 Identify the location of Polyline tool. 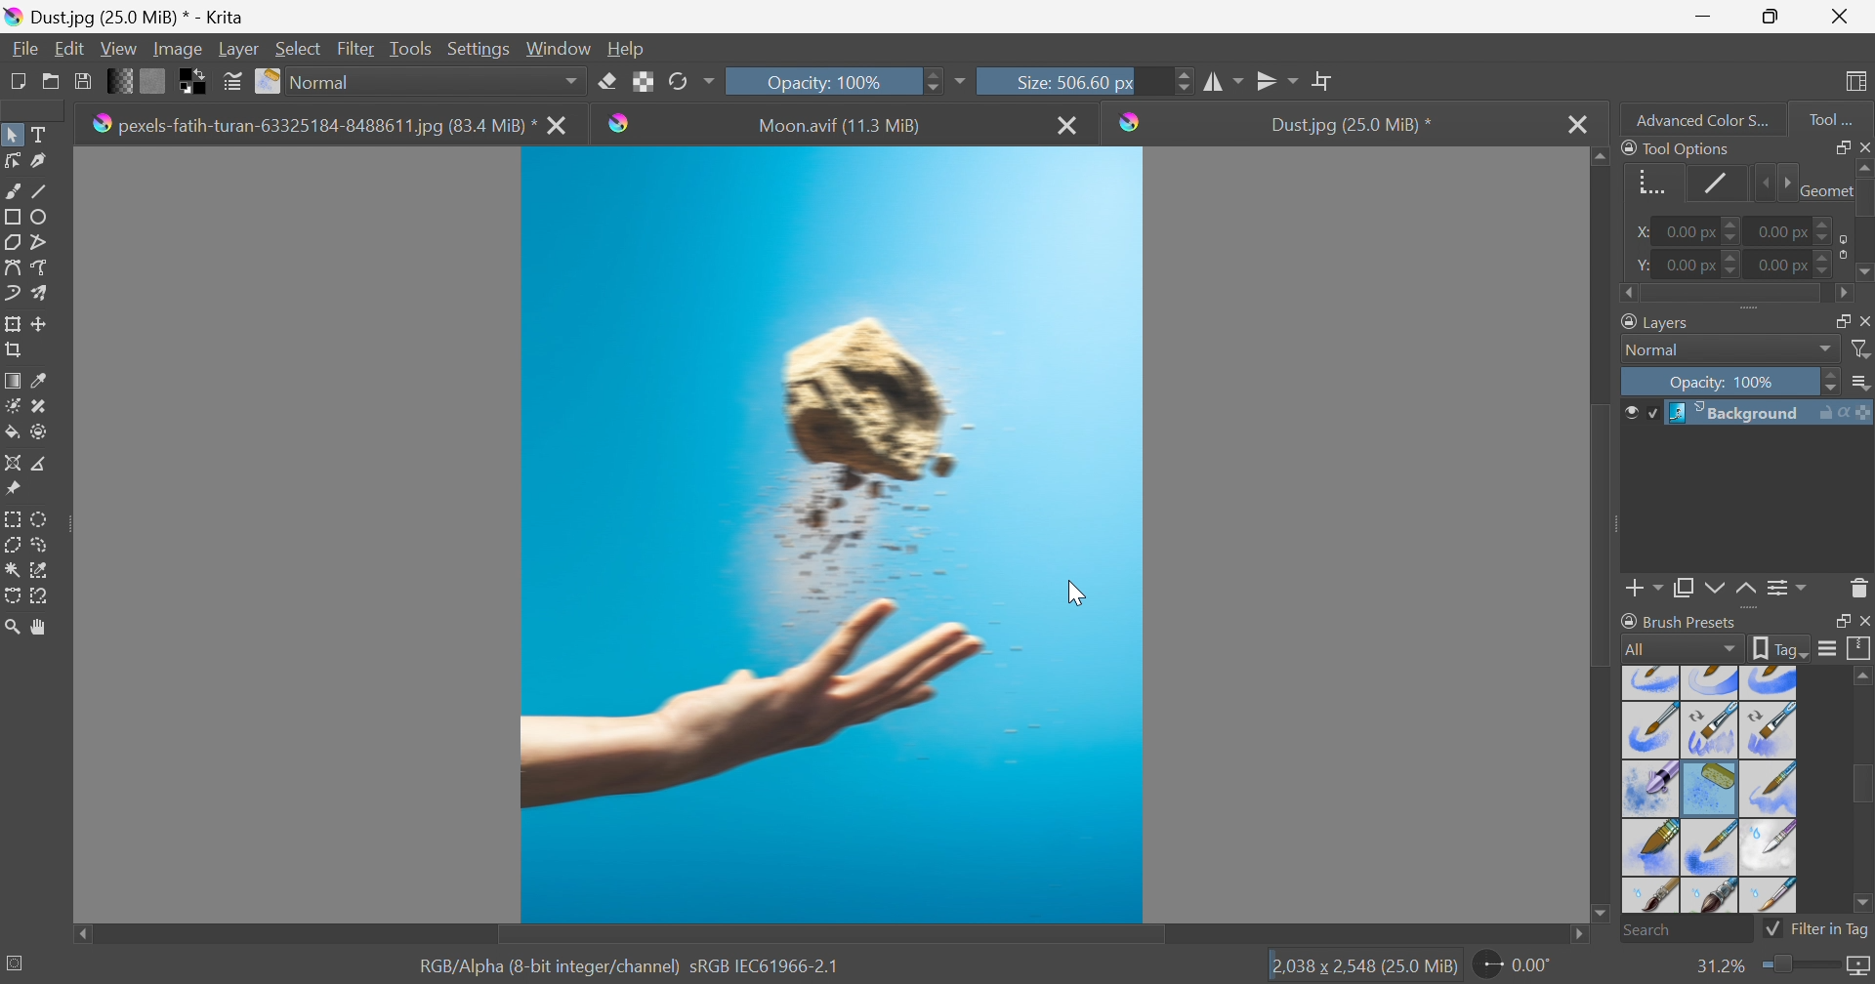
(47, 240).